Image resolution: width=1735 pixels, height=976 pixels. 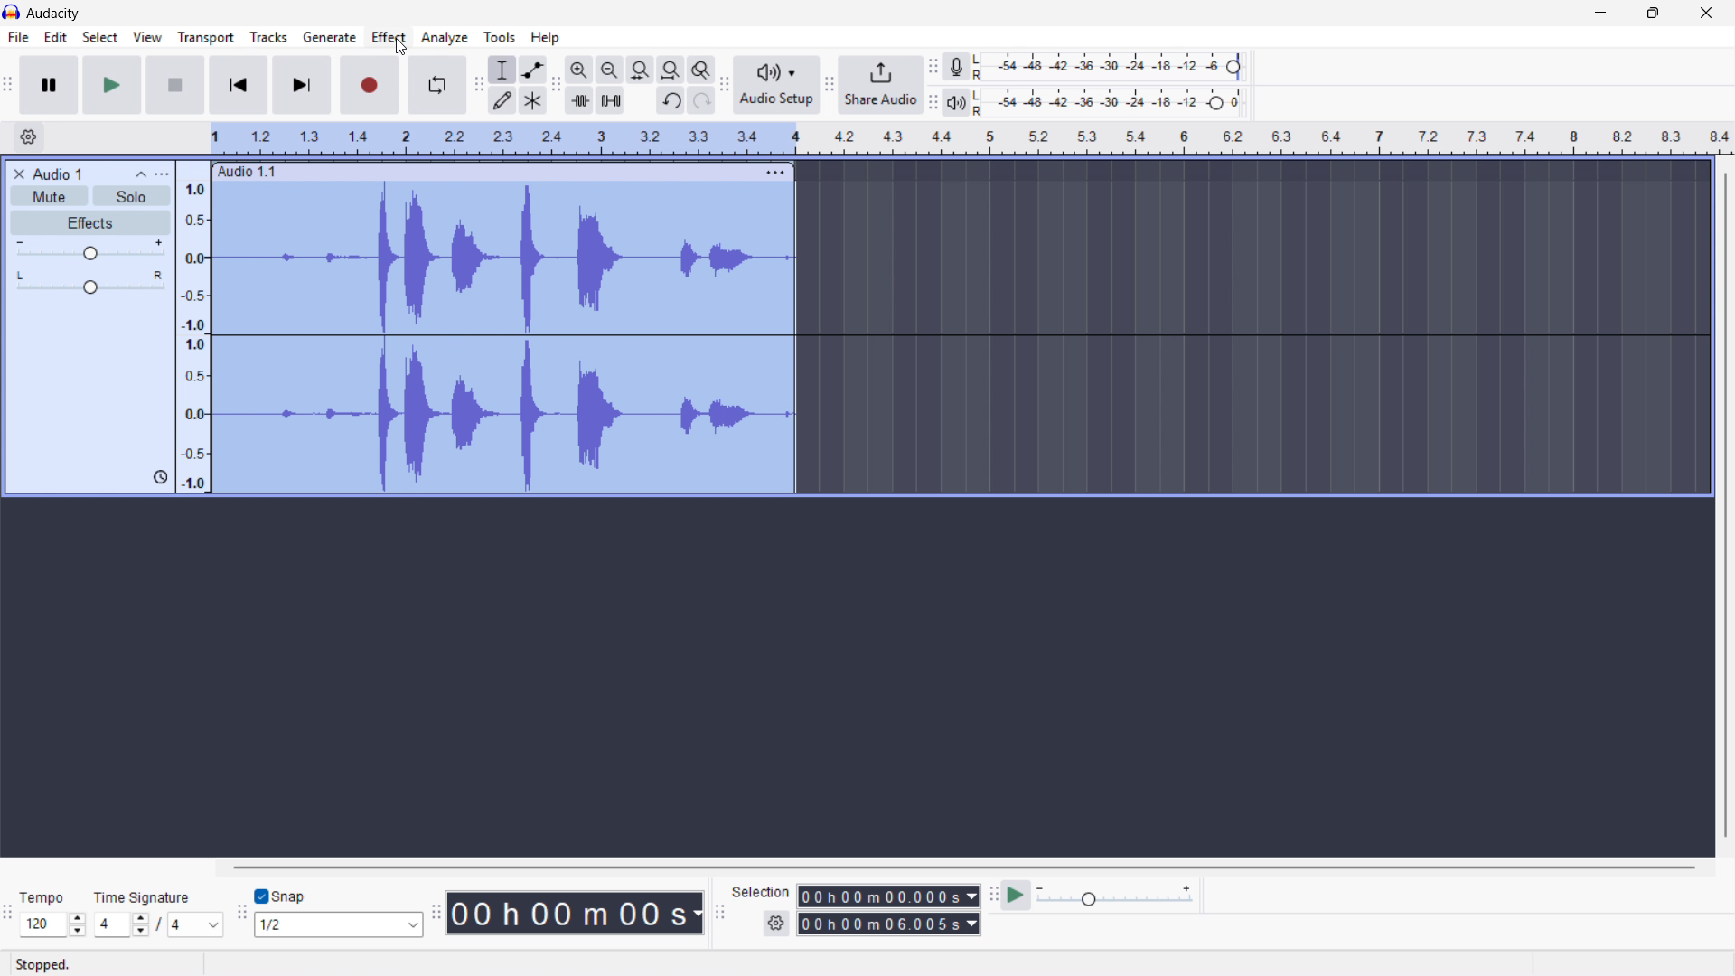 I want to click on Timeline, so click(x=972, y=138).